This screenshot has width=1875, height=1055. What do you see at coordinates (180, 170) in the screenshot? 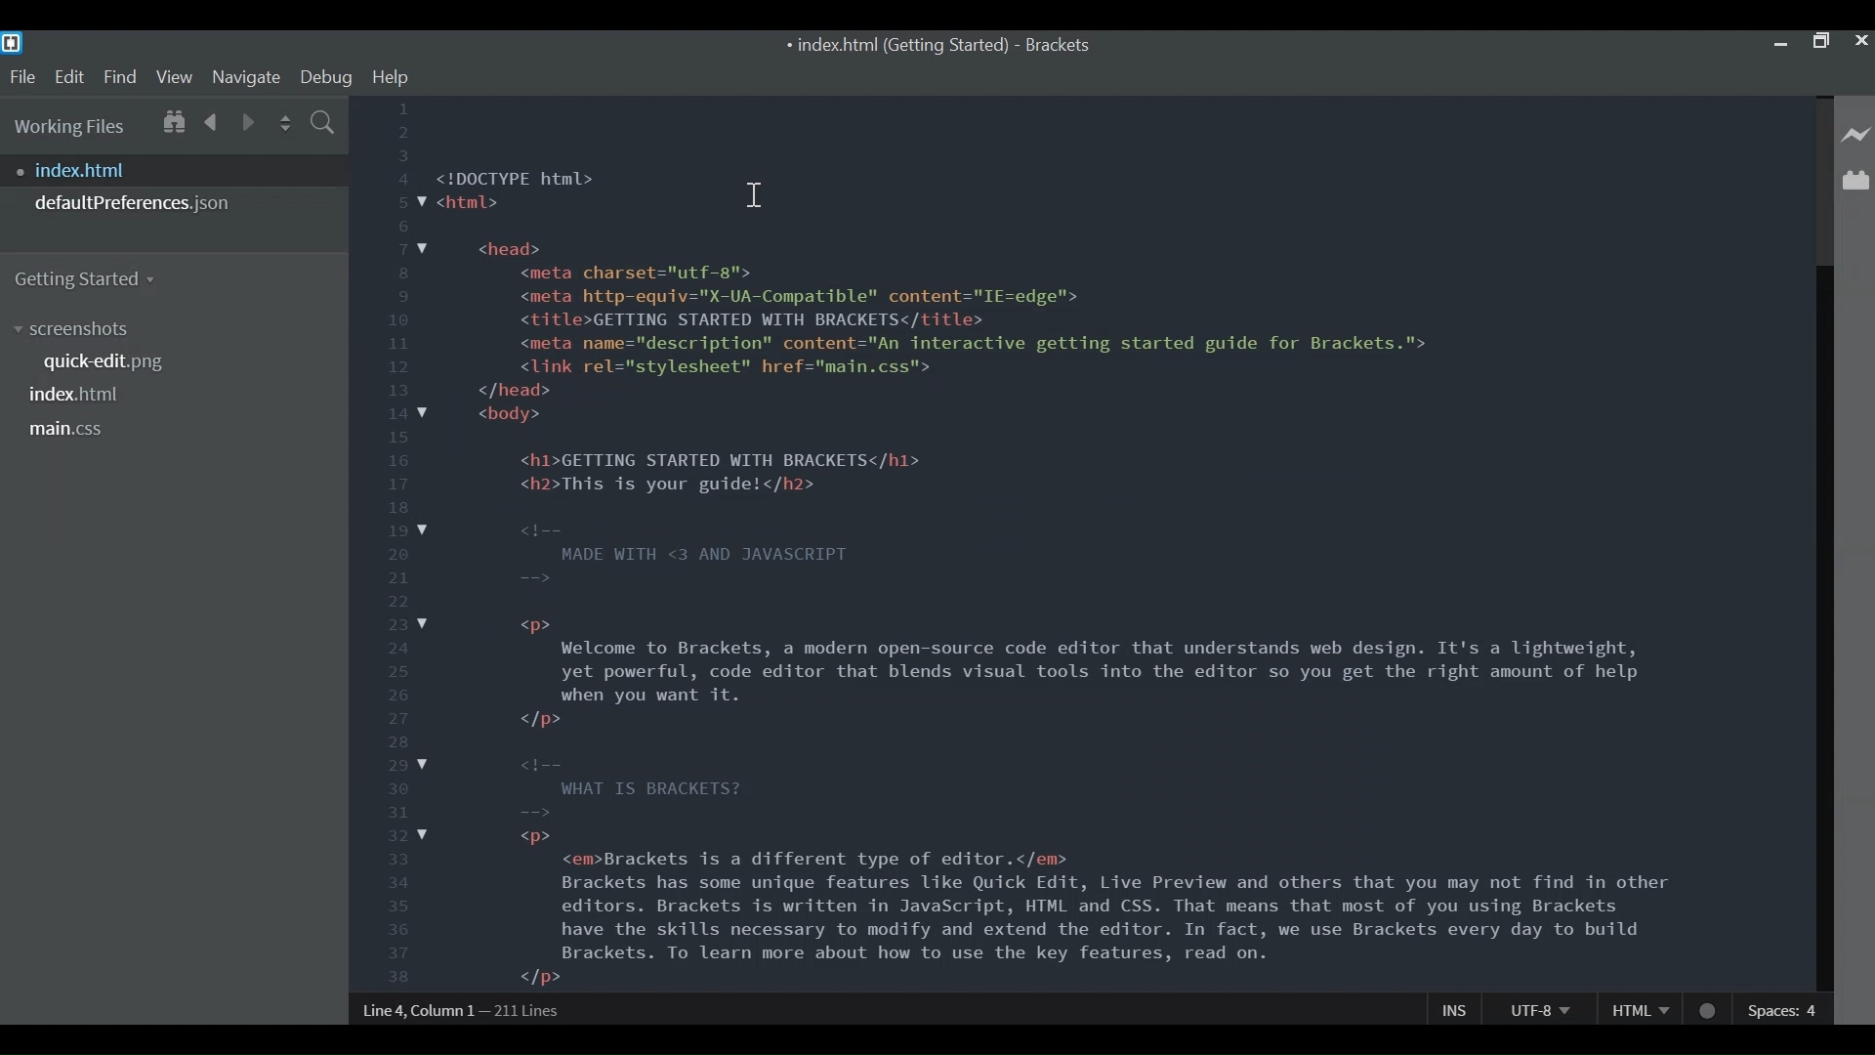
I see `index.html` at bounding box center [180, 170].